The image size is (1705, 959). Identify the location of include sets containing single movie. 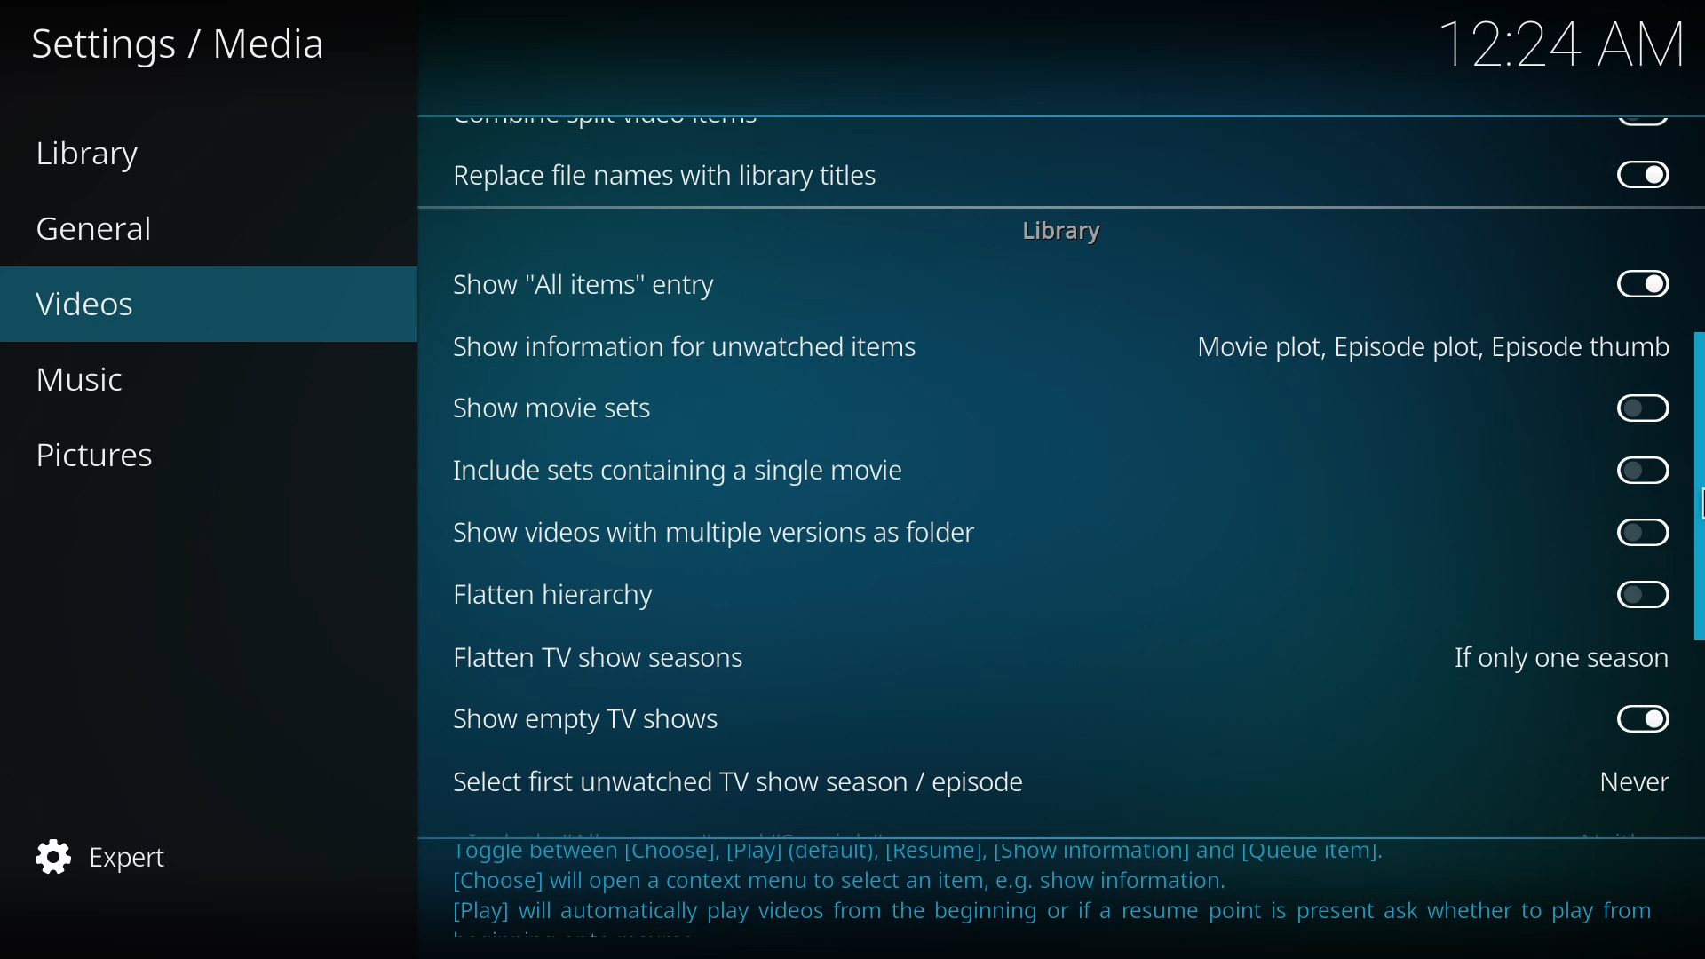
(668, 472).